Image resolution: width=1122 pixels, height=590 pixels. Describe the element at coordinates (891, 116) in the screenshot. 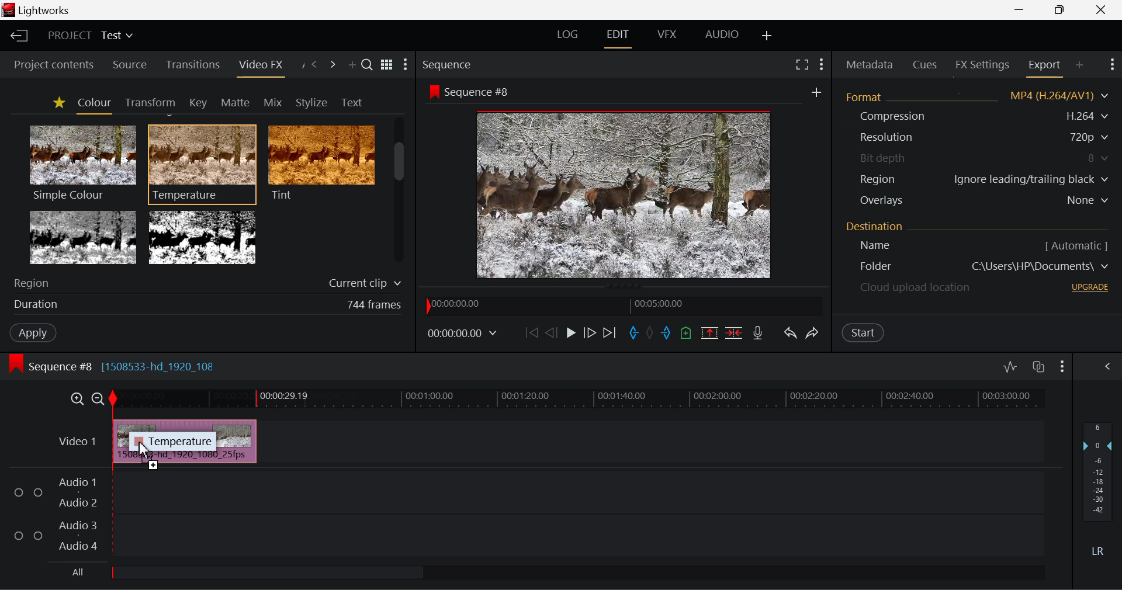

I see `Compression` at that location.